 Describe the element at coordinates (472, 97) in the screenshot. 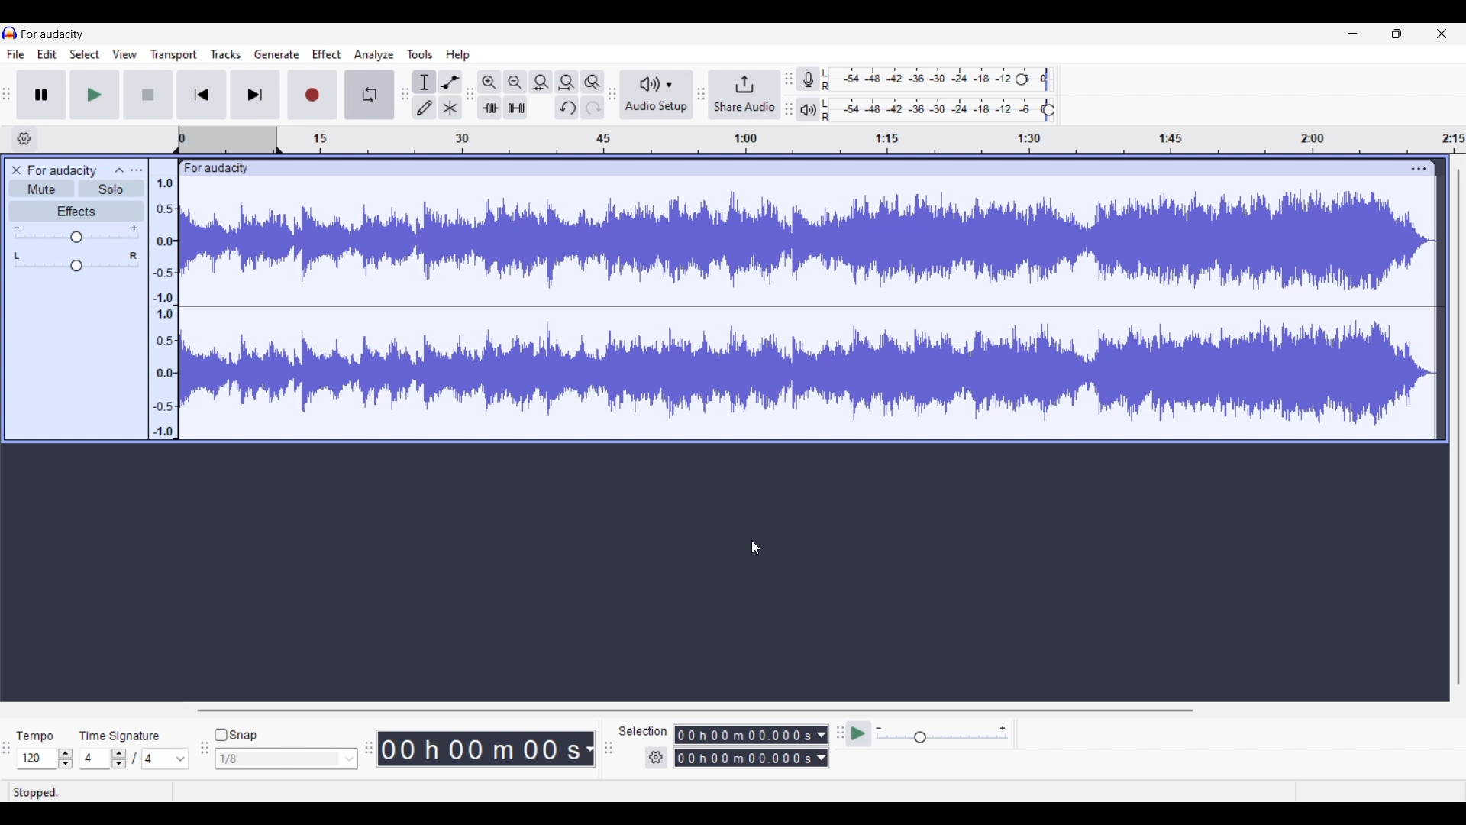

I see `edit tool bar` at that location.